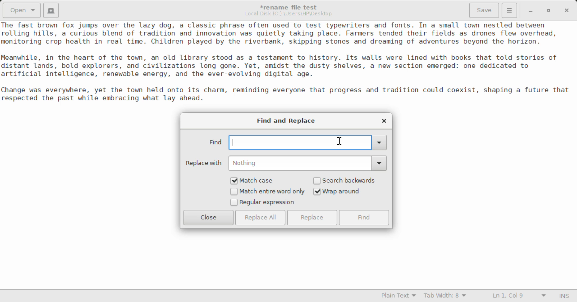 The image size is (577, 302). Describe the element at coordinates (297, 141) in the screenshot. I see `Find field selected` at that location.